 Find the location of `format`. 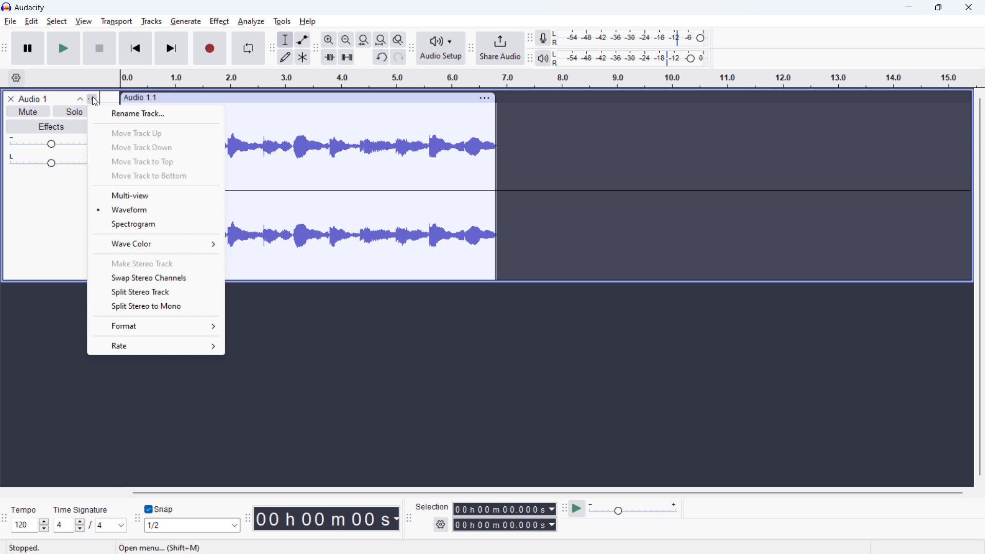

format is located at coordinates (154, 325).